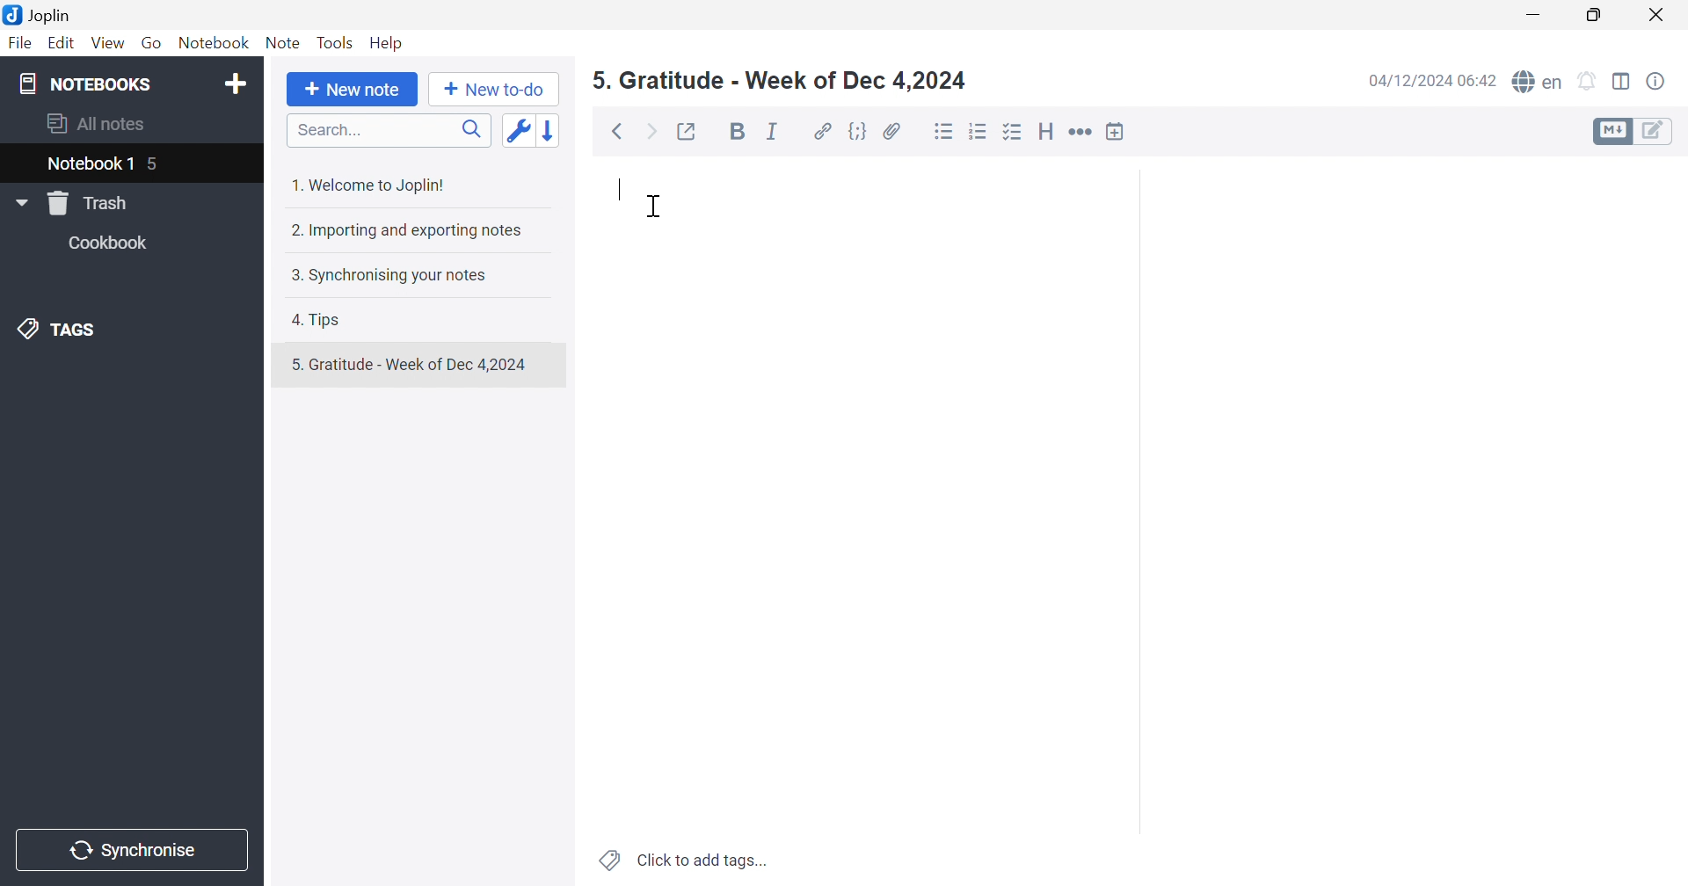 Image resolution: width=1688 pixels, height=886 pixels. What do you see at coordinates (156, 162) in the screenshot?
I see `5` at bounding box center [156, 162].